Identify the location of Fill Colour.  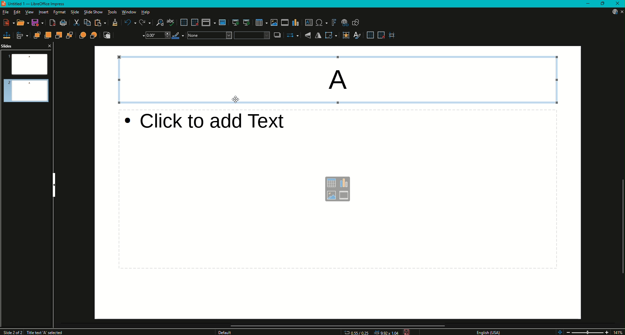
(251, 35).